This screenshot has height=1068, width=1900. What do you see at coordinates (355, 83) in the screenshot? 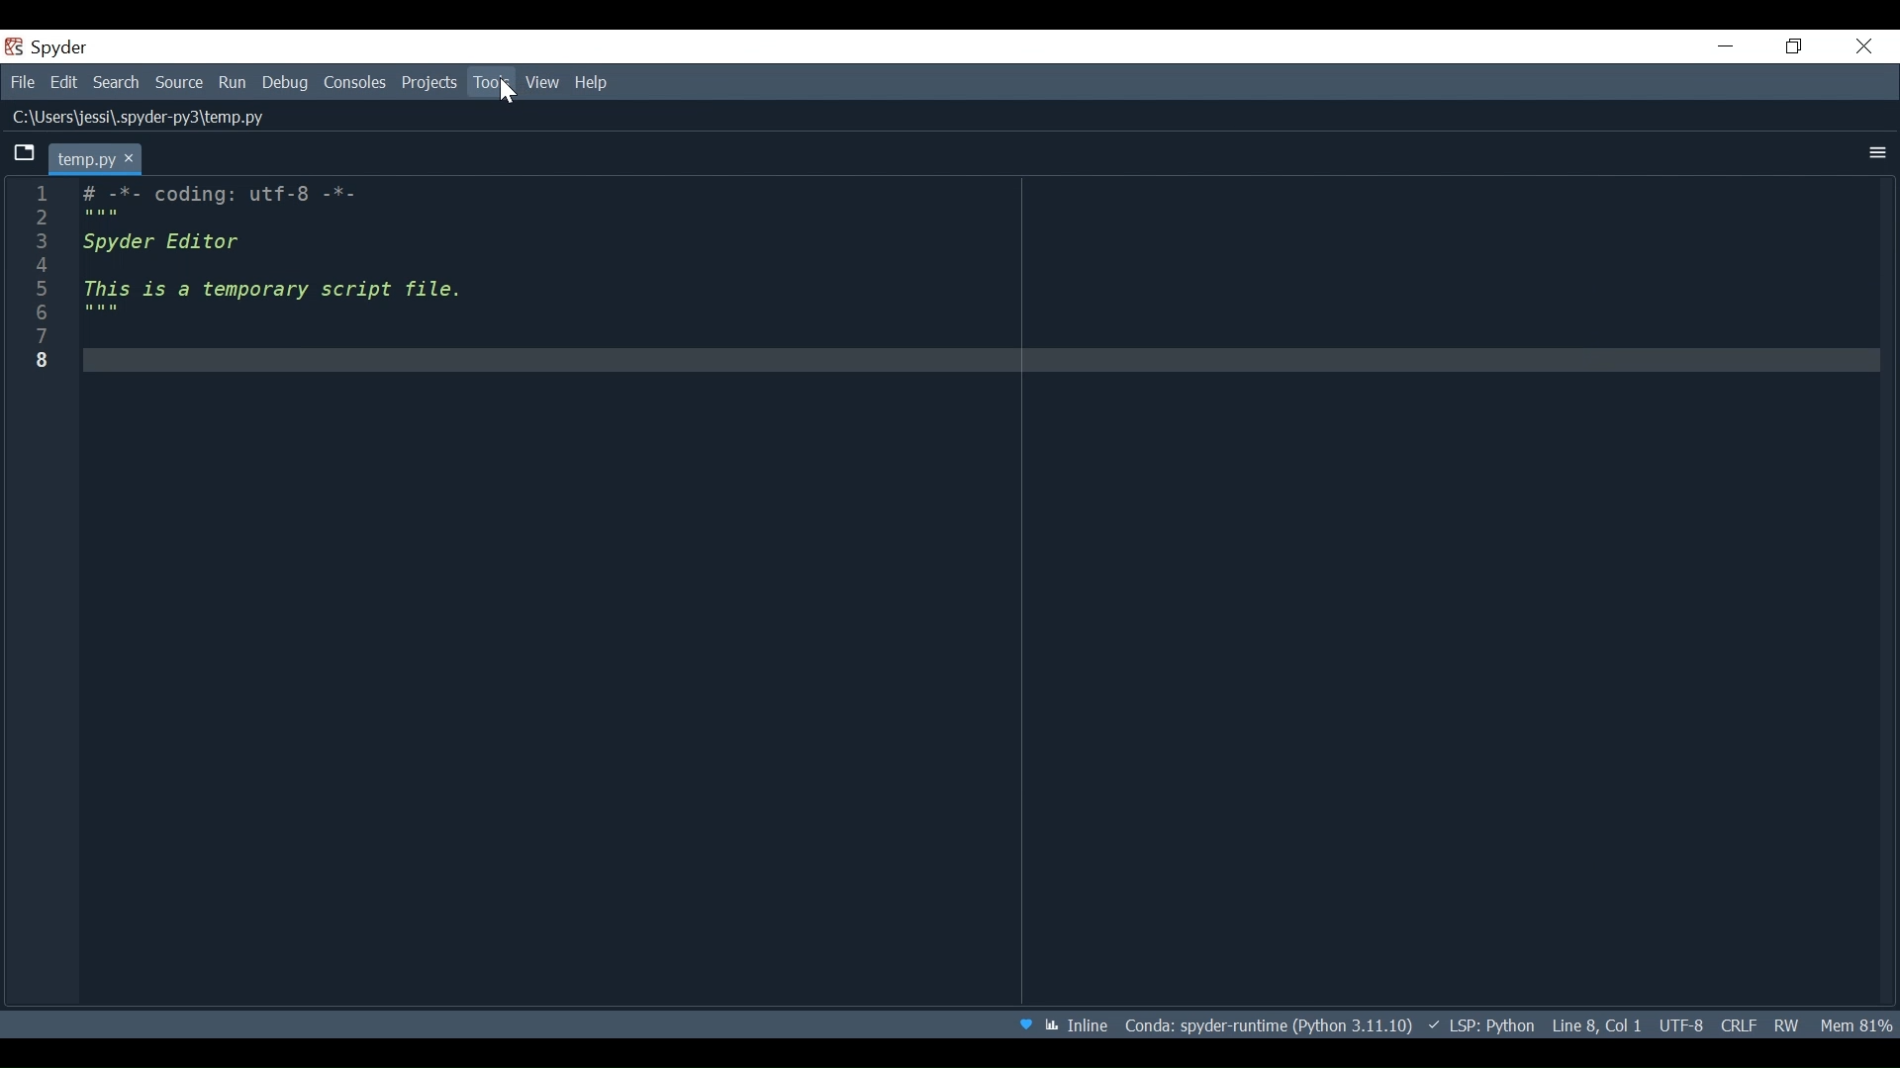
I see `Consoles` at bounding box center [355, 83].